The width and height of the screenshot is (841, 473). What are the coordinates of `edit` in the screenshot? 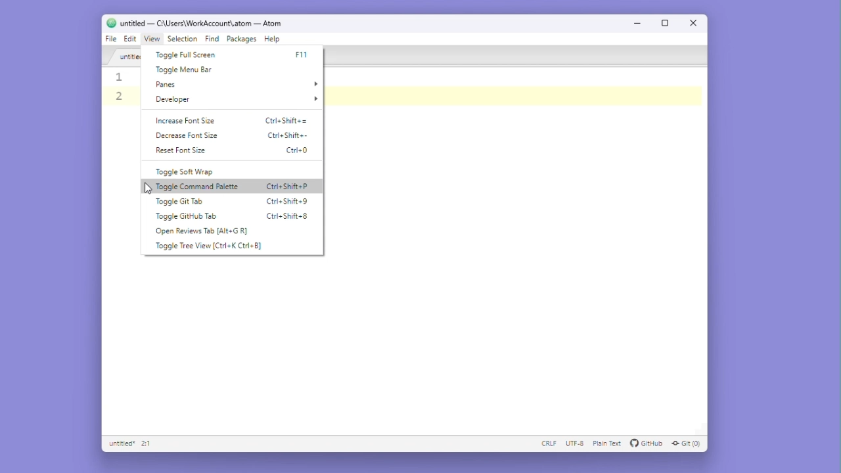 It's located at (131, 39).